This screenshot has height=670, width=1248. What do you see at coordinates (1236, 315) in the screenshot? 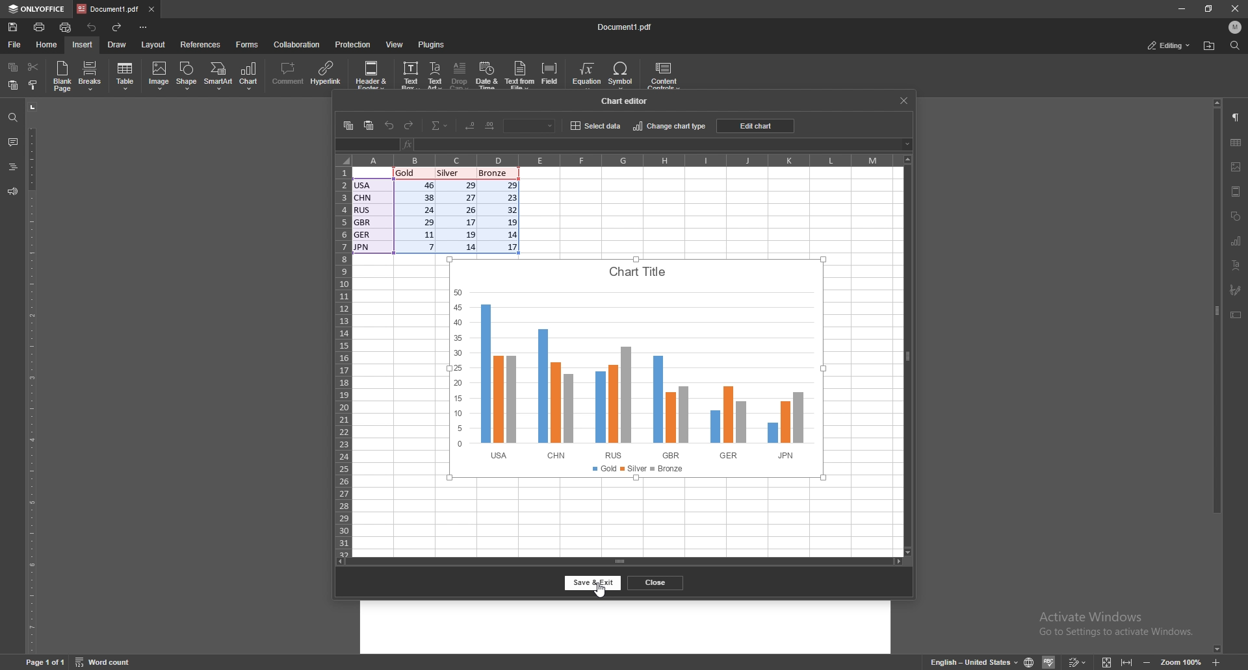
I see `text box` at bounding box center [1236, 315].